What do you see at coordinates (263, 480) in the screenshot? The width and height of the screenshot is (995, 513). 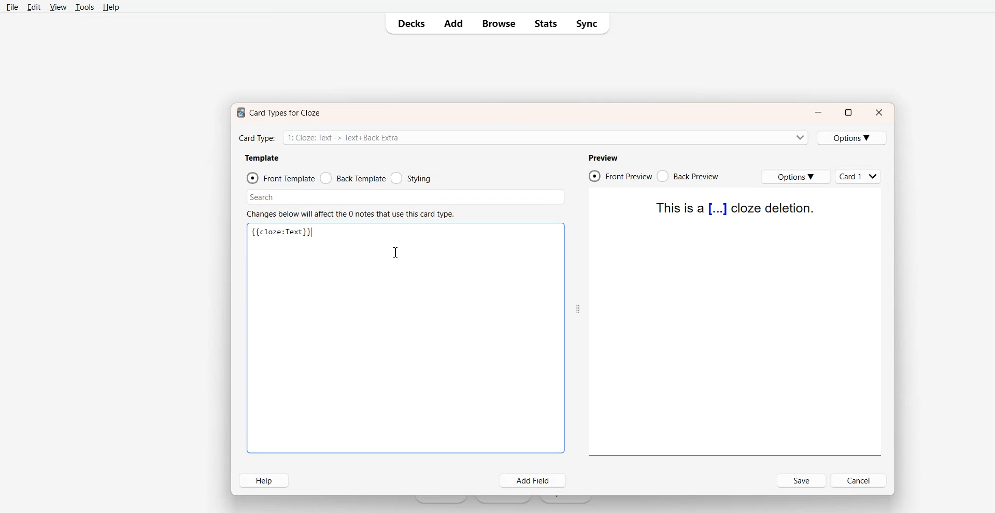 I see `Help` at bounding box center [263, 480].